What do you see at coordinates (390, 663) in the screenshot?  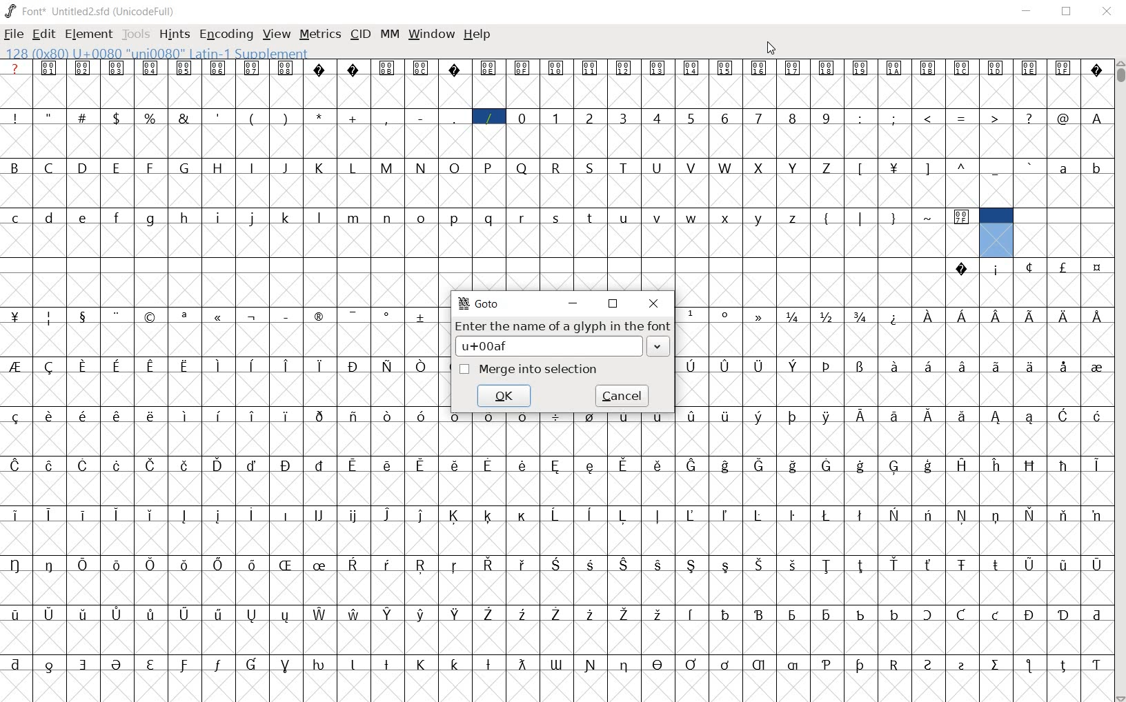 I see `Symbol` at bounding box center [390, 663].